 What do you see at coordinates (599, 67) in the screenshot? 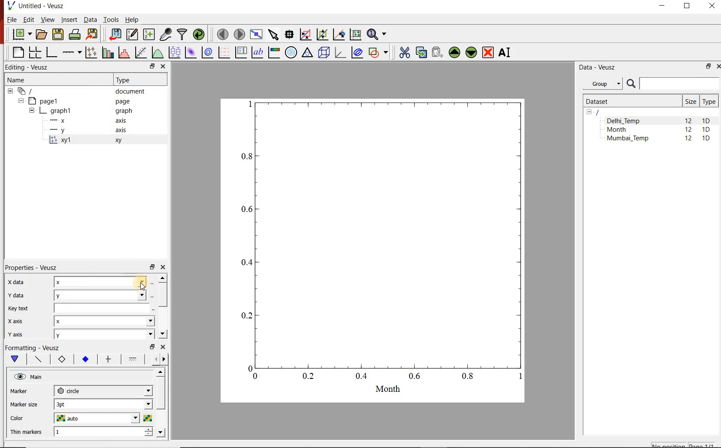
I see `Data - Veusz` at bounding box center [599, 67].